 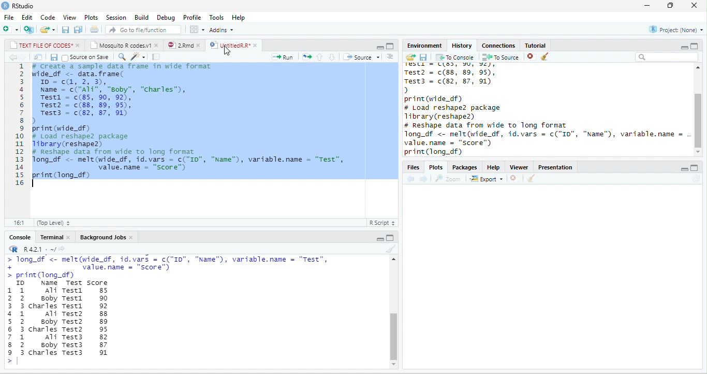 I want to click on close, so click(x=200, y=45).